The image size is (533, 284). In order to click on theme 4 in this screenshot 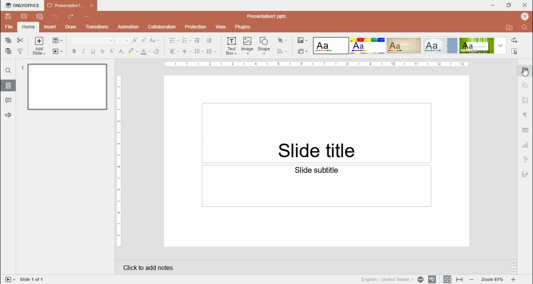, I will do `click(440, 46)`.